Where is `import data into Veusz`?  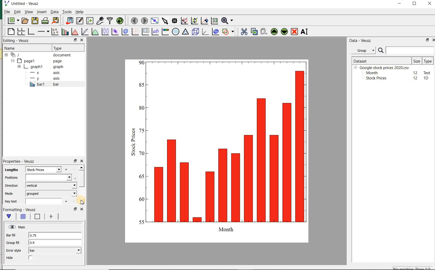
import data into Veusz is located at coordinates (68, 21).